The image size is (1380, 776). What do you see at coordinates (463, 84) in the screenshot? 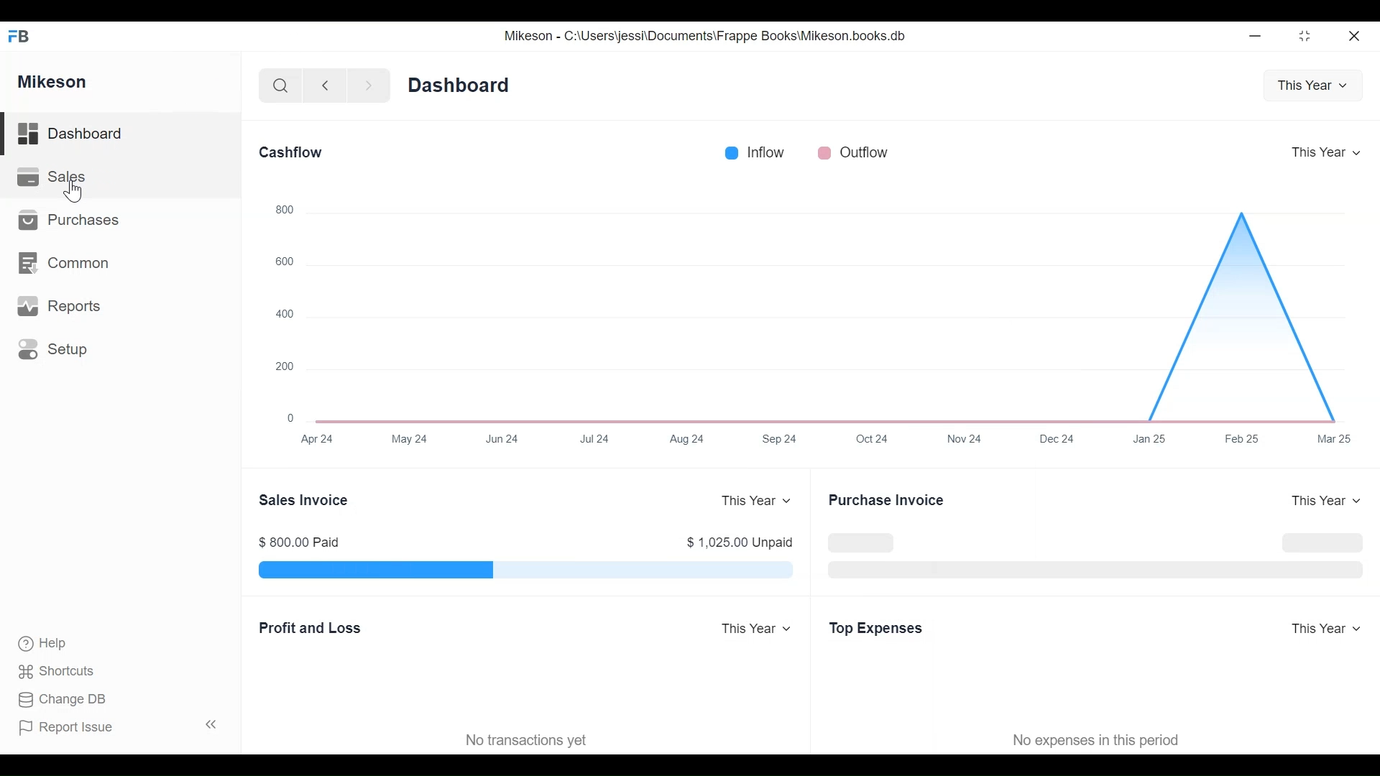
I see `Dashboard` at bounding box center [463, 84].